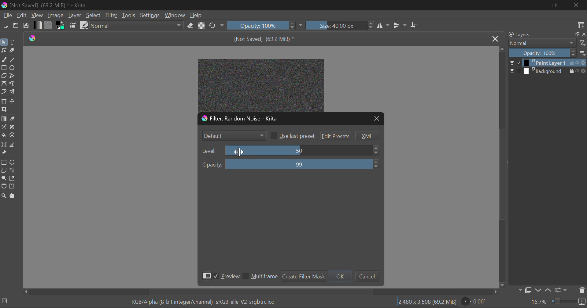 Image resolution: width=587 pixels, height=308 pixels. I want to click on alpha, so click(578, 63).